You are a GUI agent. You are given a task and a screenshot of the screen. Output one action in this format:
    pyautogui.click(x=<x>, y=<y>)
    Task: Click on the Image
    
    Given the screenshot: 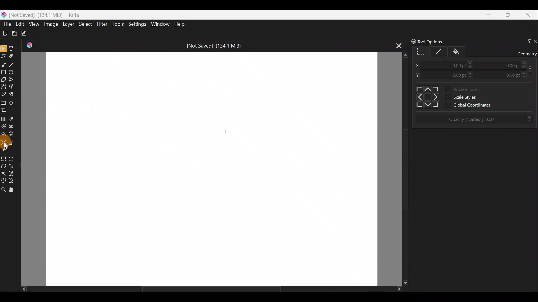 What is the action you would take?
    pyautogui.click(x=52, y=24)
    